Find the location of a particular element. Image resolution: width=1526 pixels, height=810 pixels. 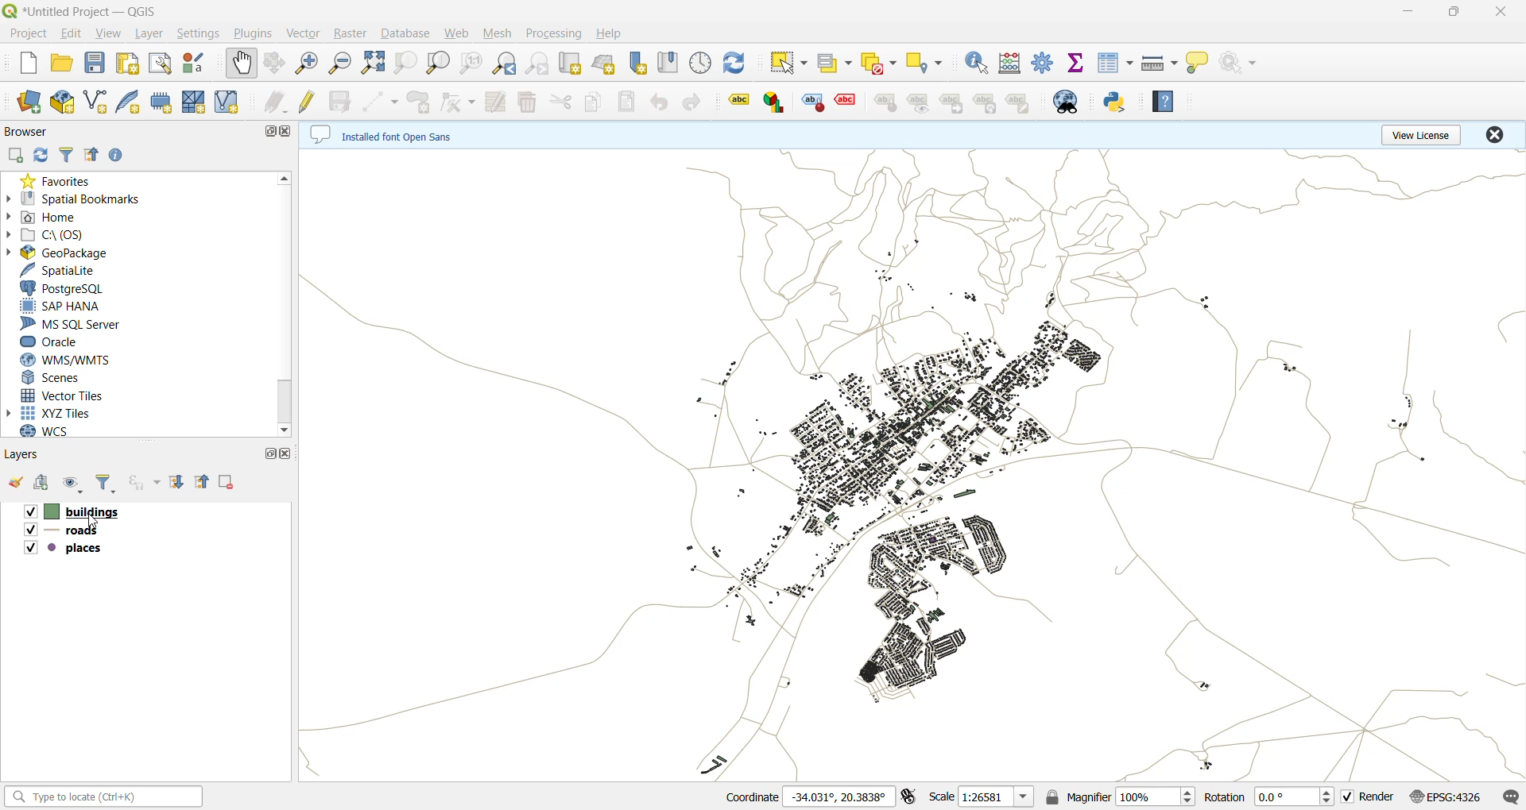

raster is located at coordinates (351, 35).